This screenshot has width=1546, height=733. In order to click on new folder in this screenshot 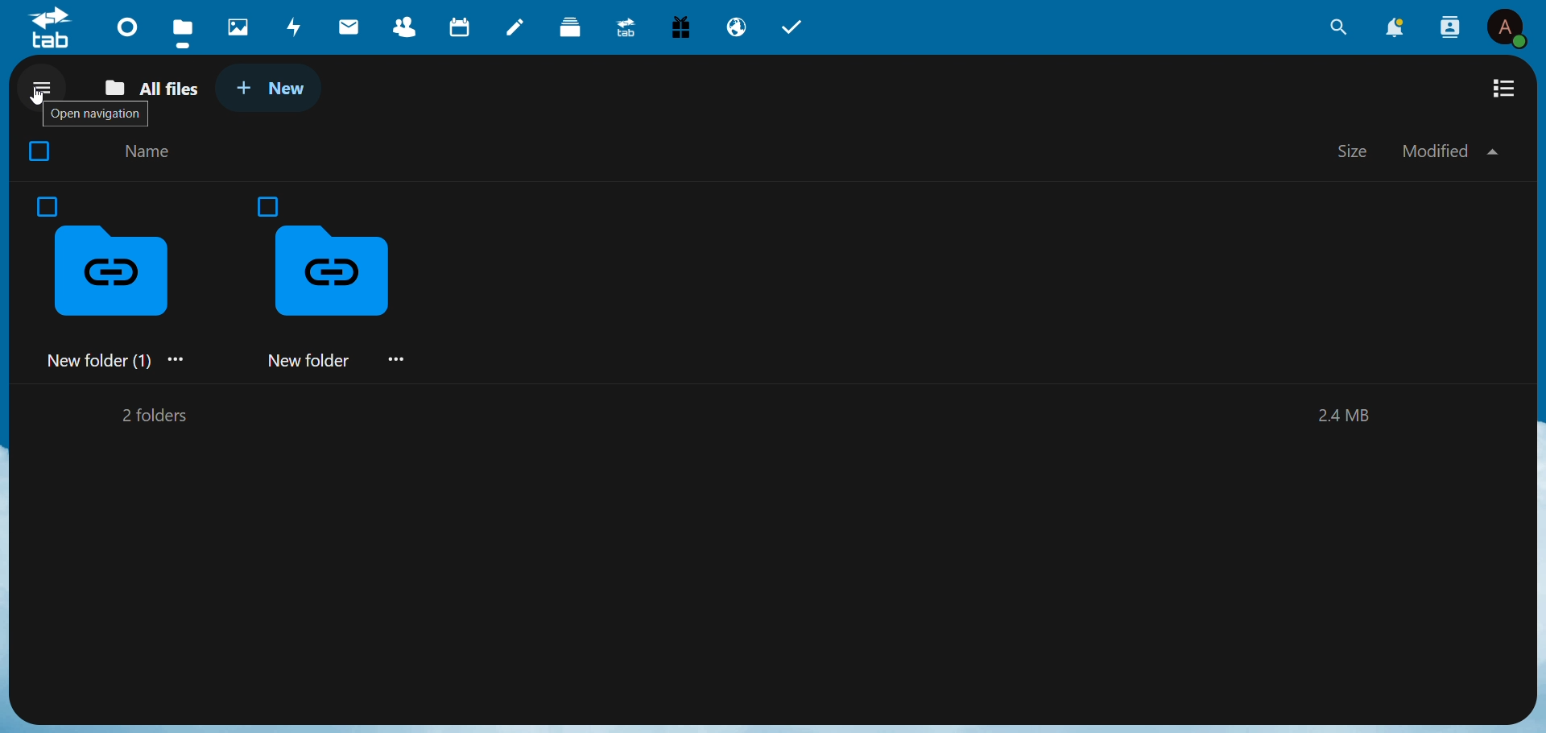, I will do `click(342, 298)`.